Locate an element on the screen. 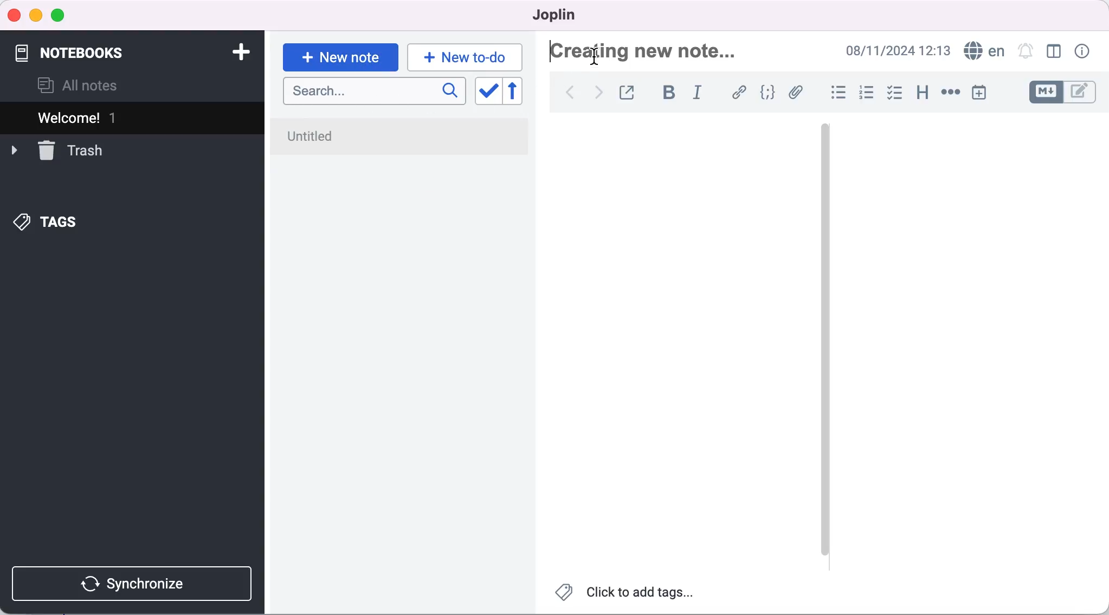 The height and width of the screenshot is (615, 1109). bold is located at coordinates (673, 94).